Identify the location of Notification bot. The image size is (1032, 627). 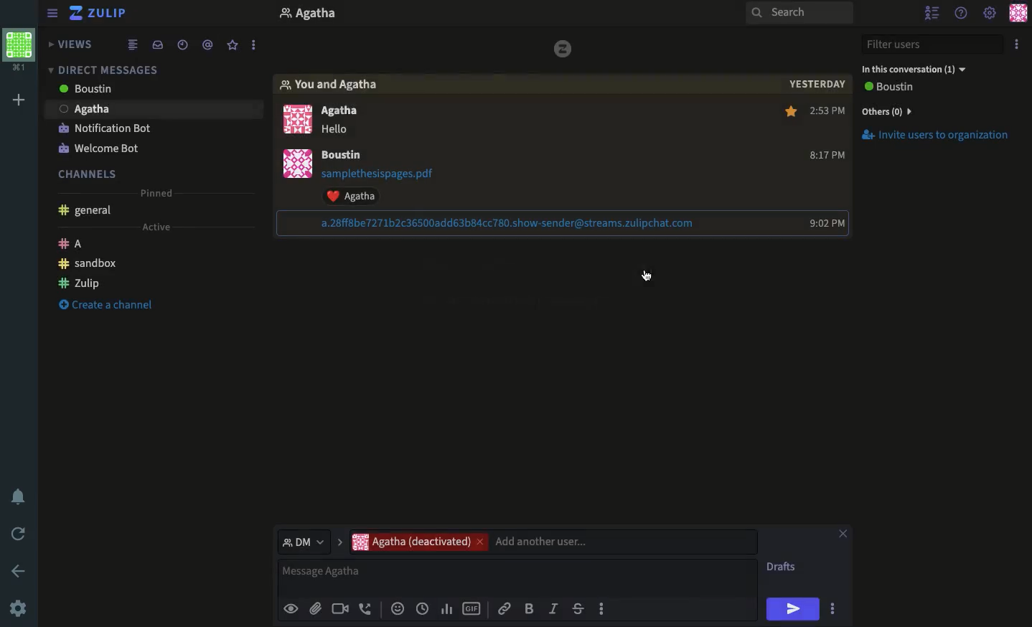
(105, 130).